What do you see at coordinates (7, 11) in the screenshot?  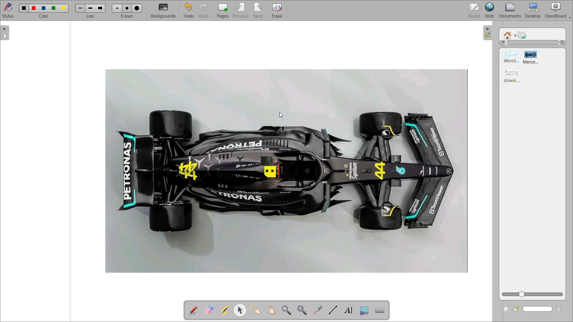 I see `stylus` at bounding box center [7, 11].